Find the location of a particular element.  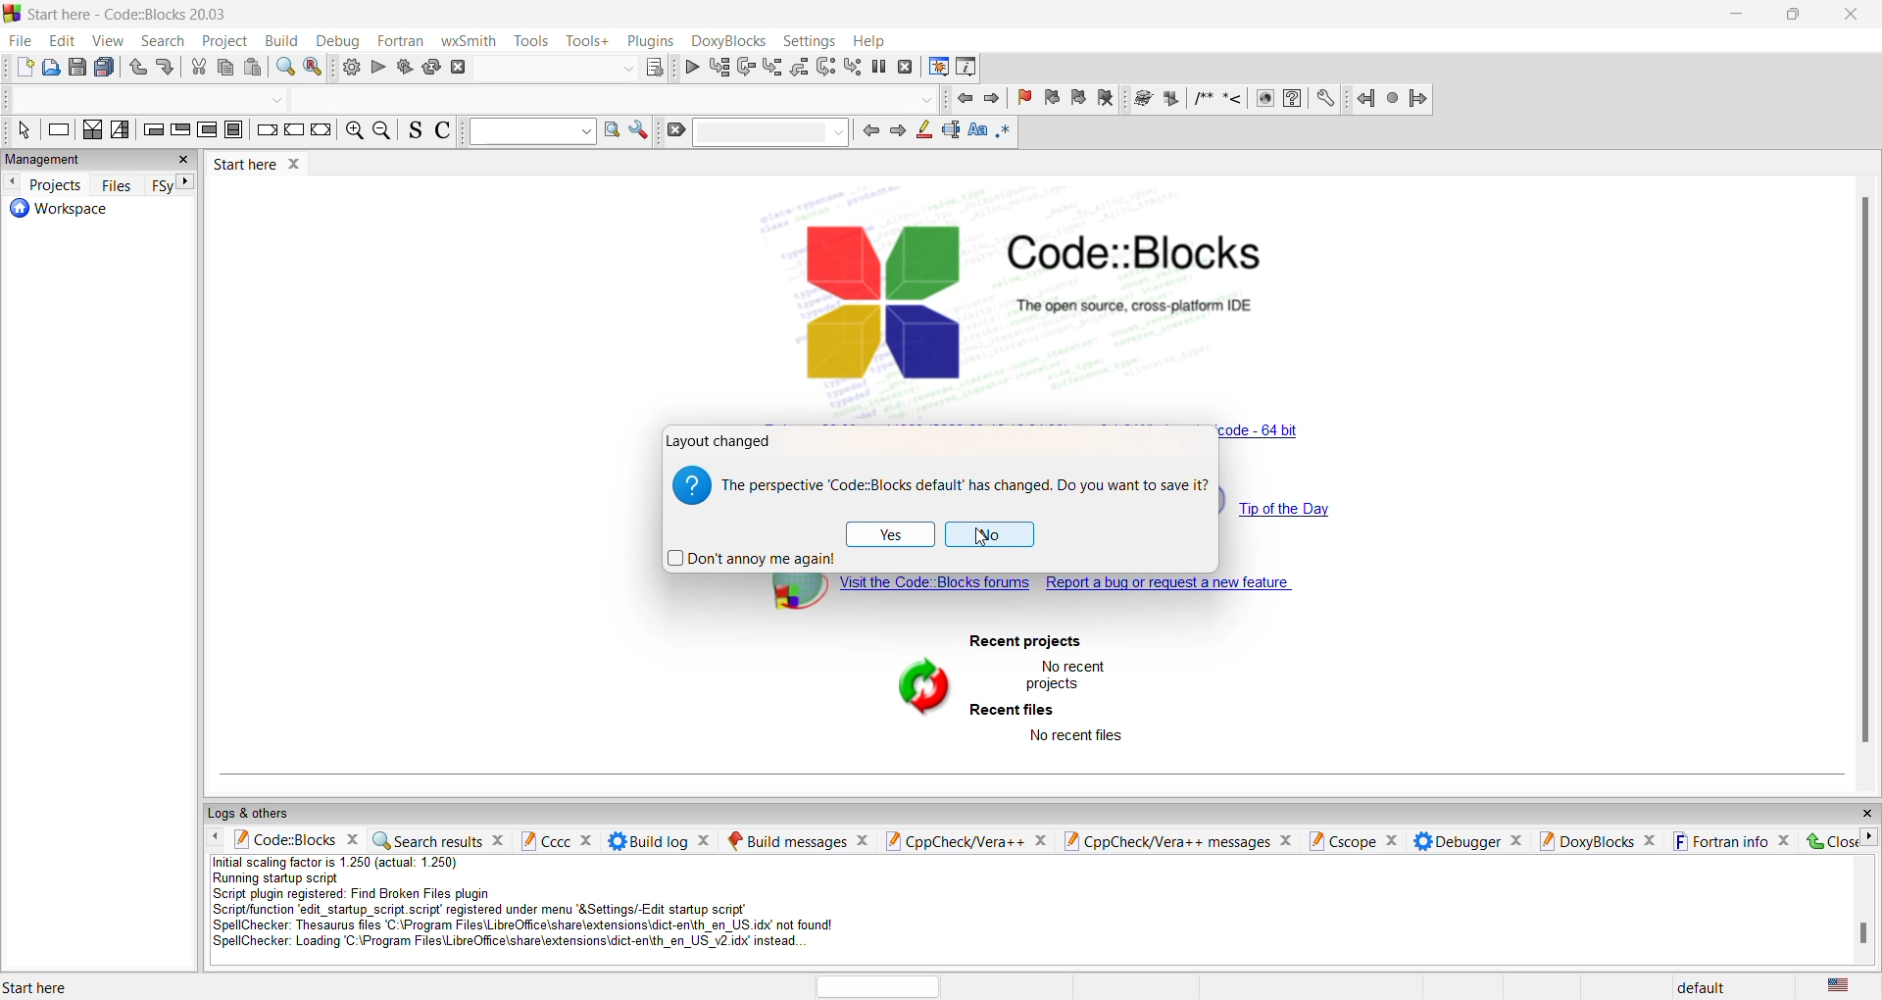

find is located at coordinates (285, 67).